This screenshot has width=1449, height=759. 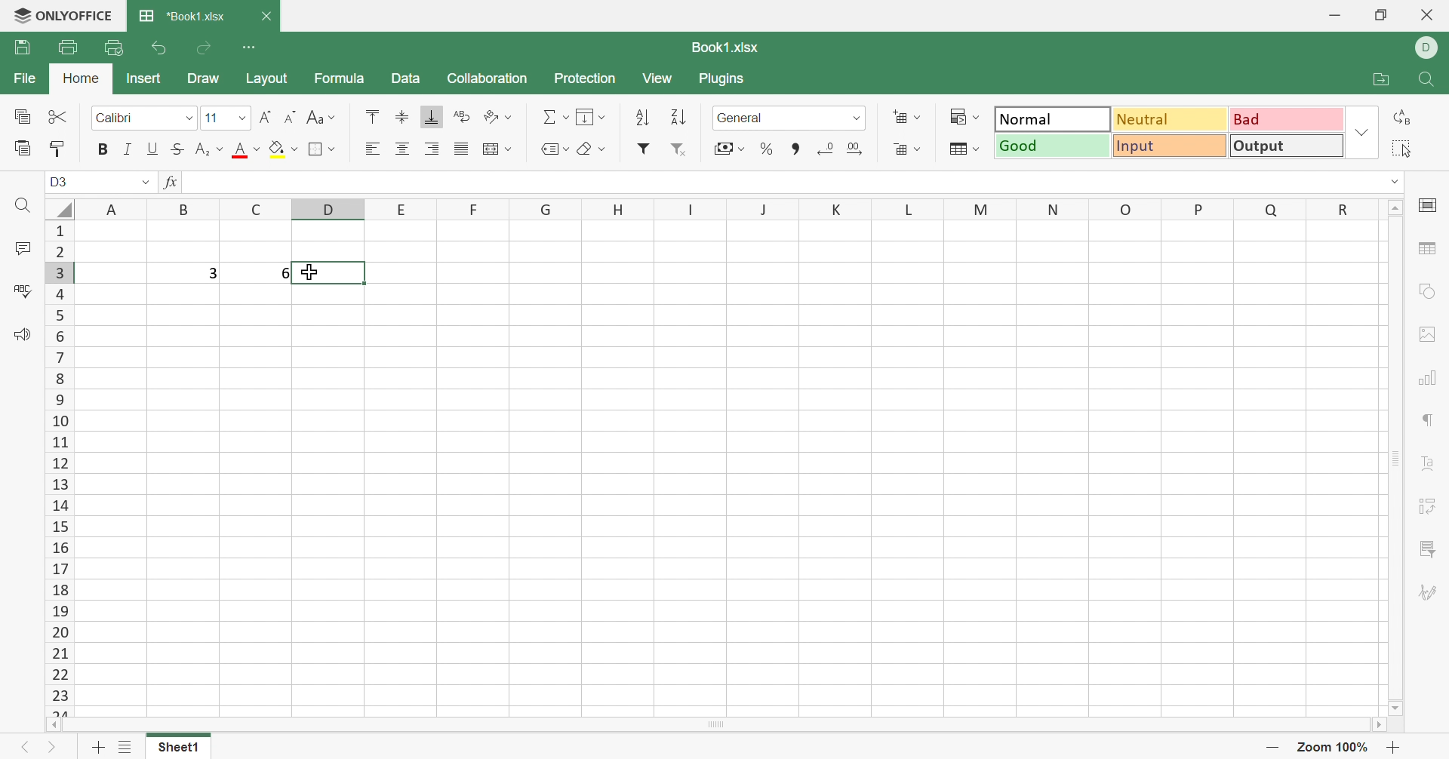 What do you see at coordinates (1272, 748) in the screenshot?
I see `Zoom out` at bounding box center [1272, 748].